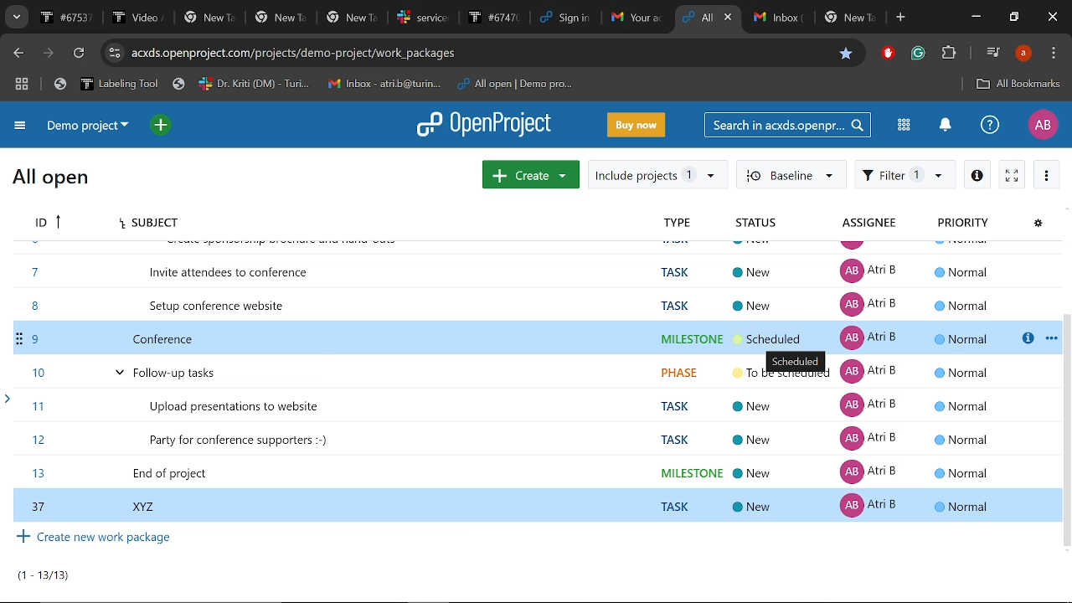  I want to click on Close, so click(1054, 17).